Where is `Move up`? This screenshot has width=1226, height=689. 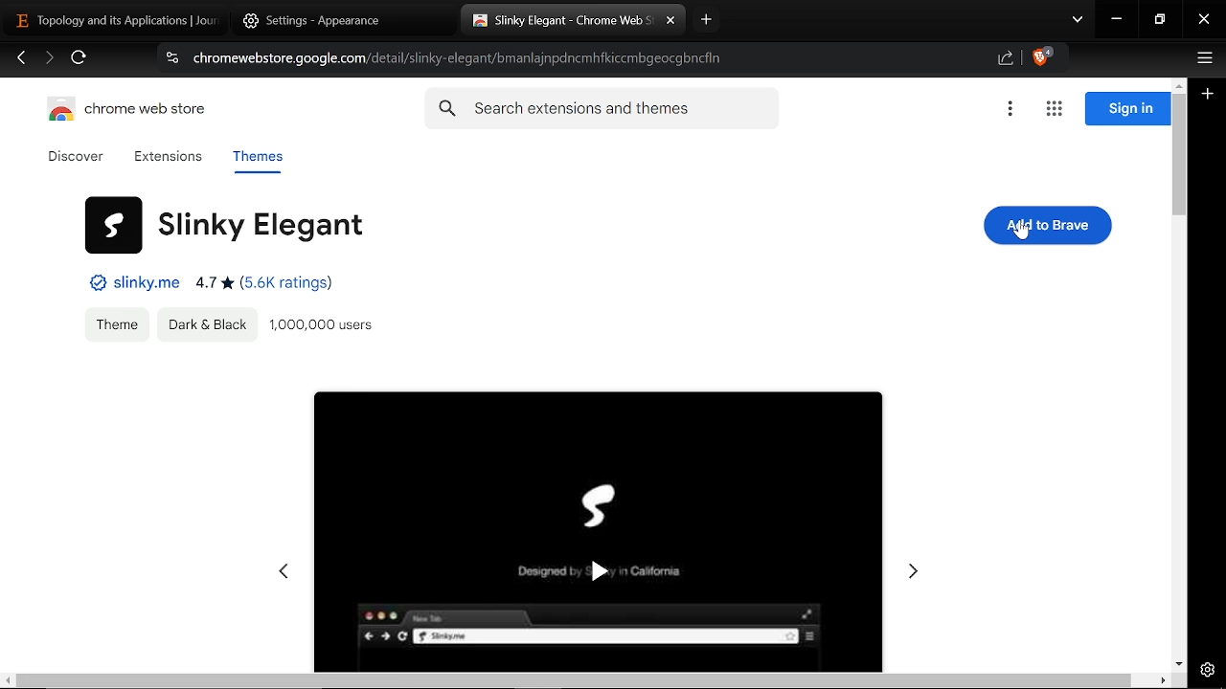
Move up is located at coordinates (1178, 83).